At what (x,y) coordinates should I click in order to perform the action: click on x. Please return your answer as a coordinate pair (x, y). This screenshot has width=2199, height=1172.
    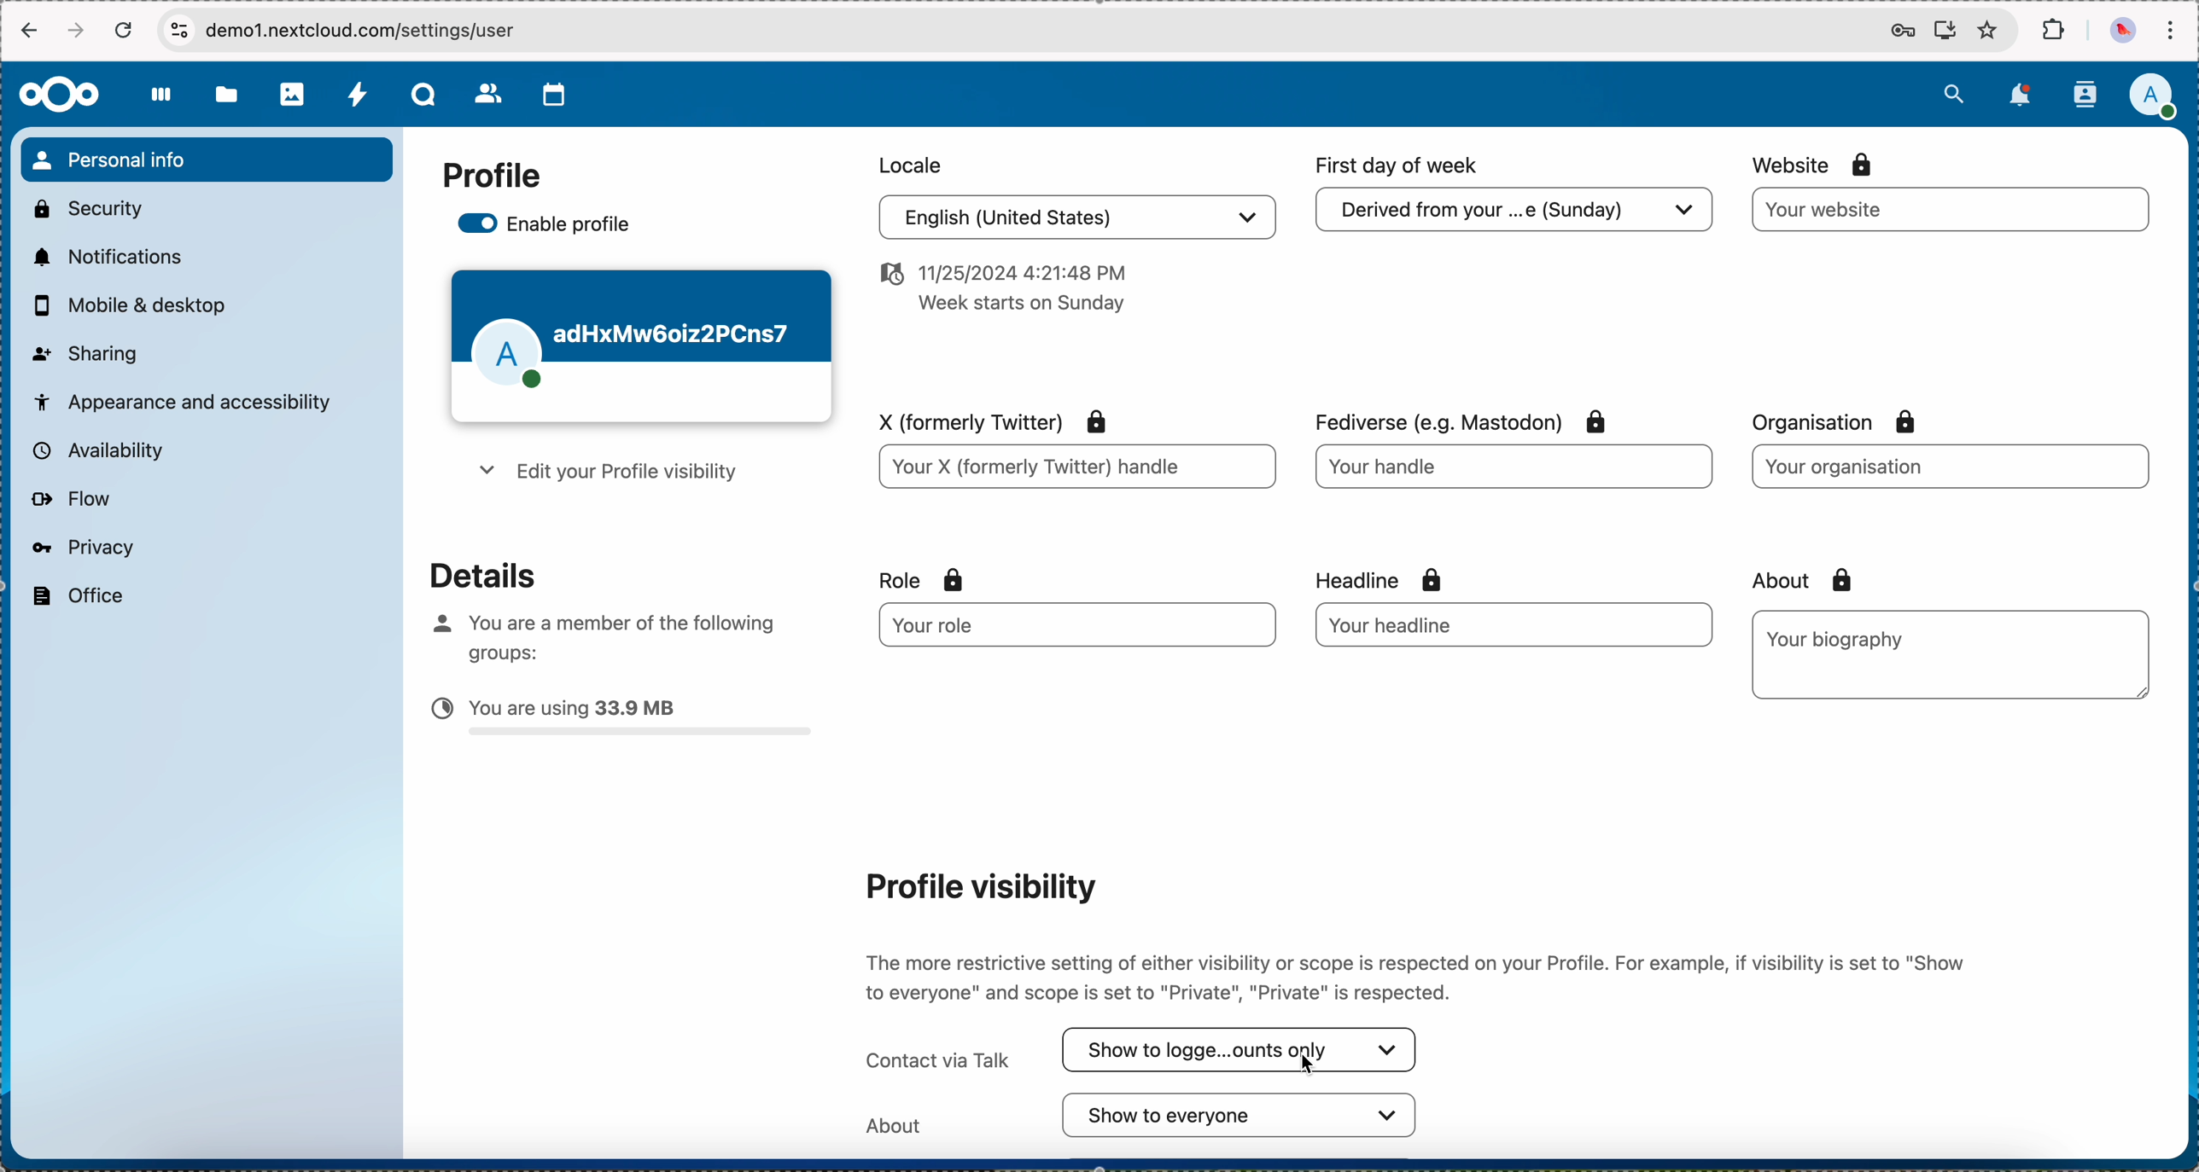
    Looking at the image, I should click on (985, 419).